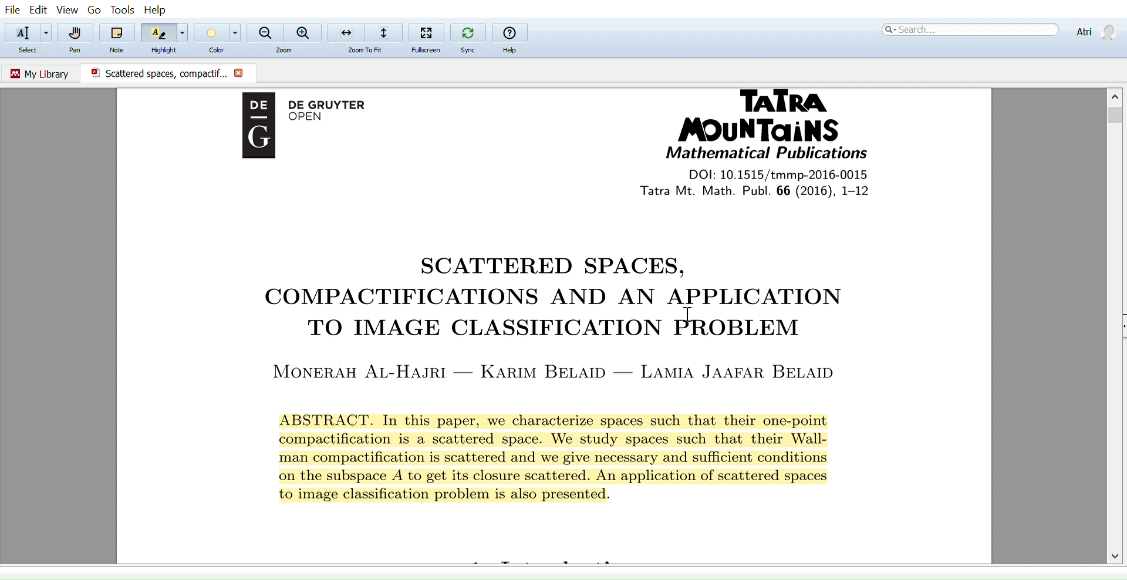  I want to click on Scattered spaces, compactific., so click(154, 73).